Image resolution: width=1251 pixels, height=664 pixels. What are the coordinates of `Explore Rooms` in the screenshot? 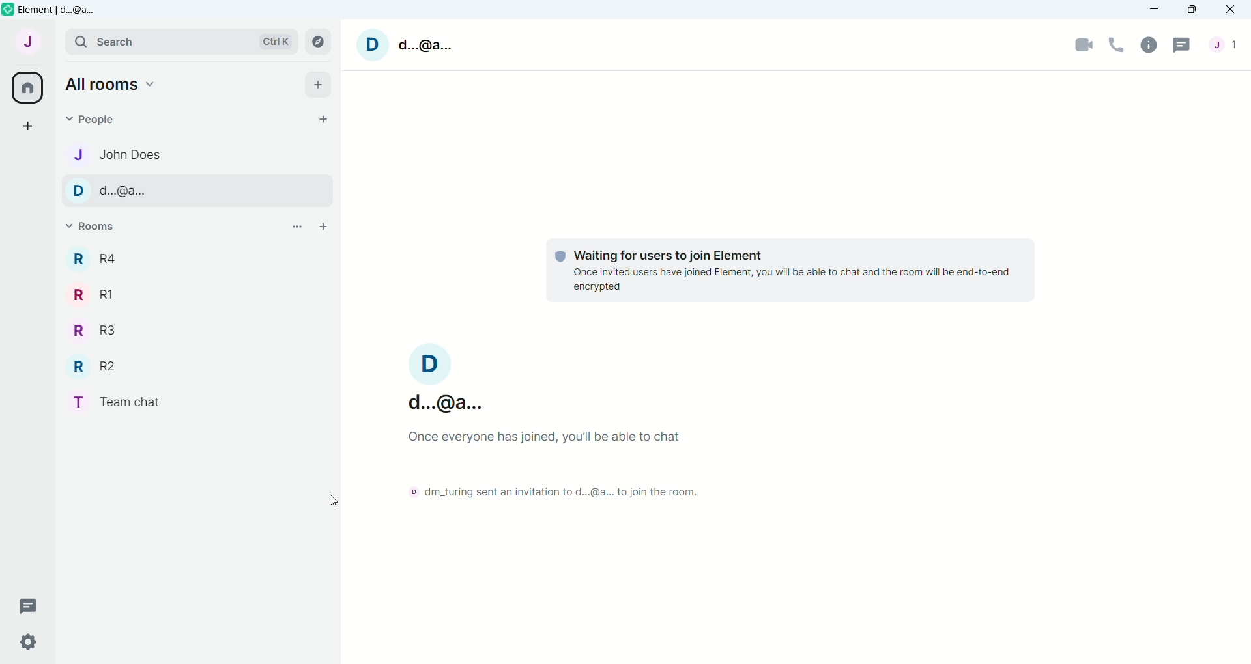 It's located at (323, 43).